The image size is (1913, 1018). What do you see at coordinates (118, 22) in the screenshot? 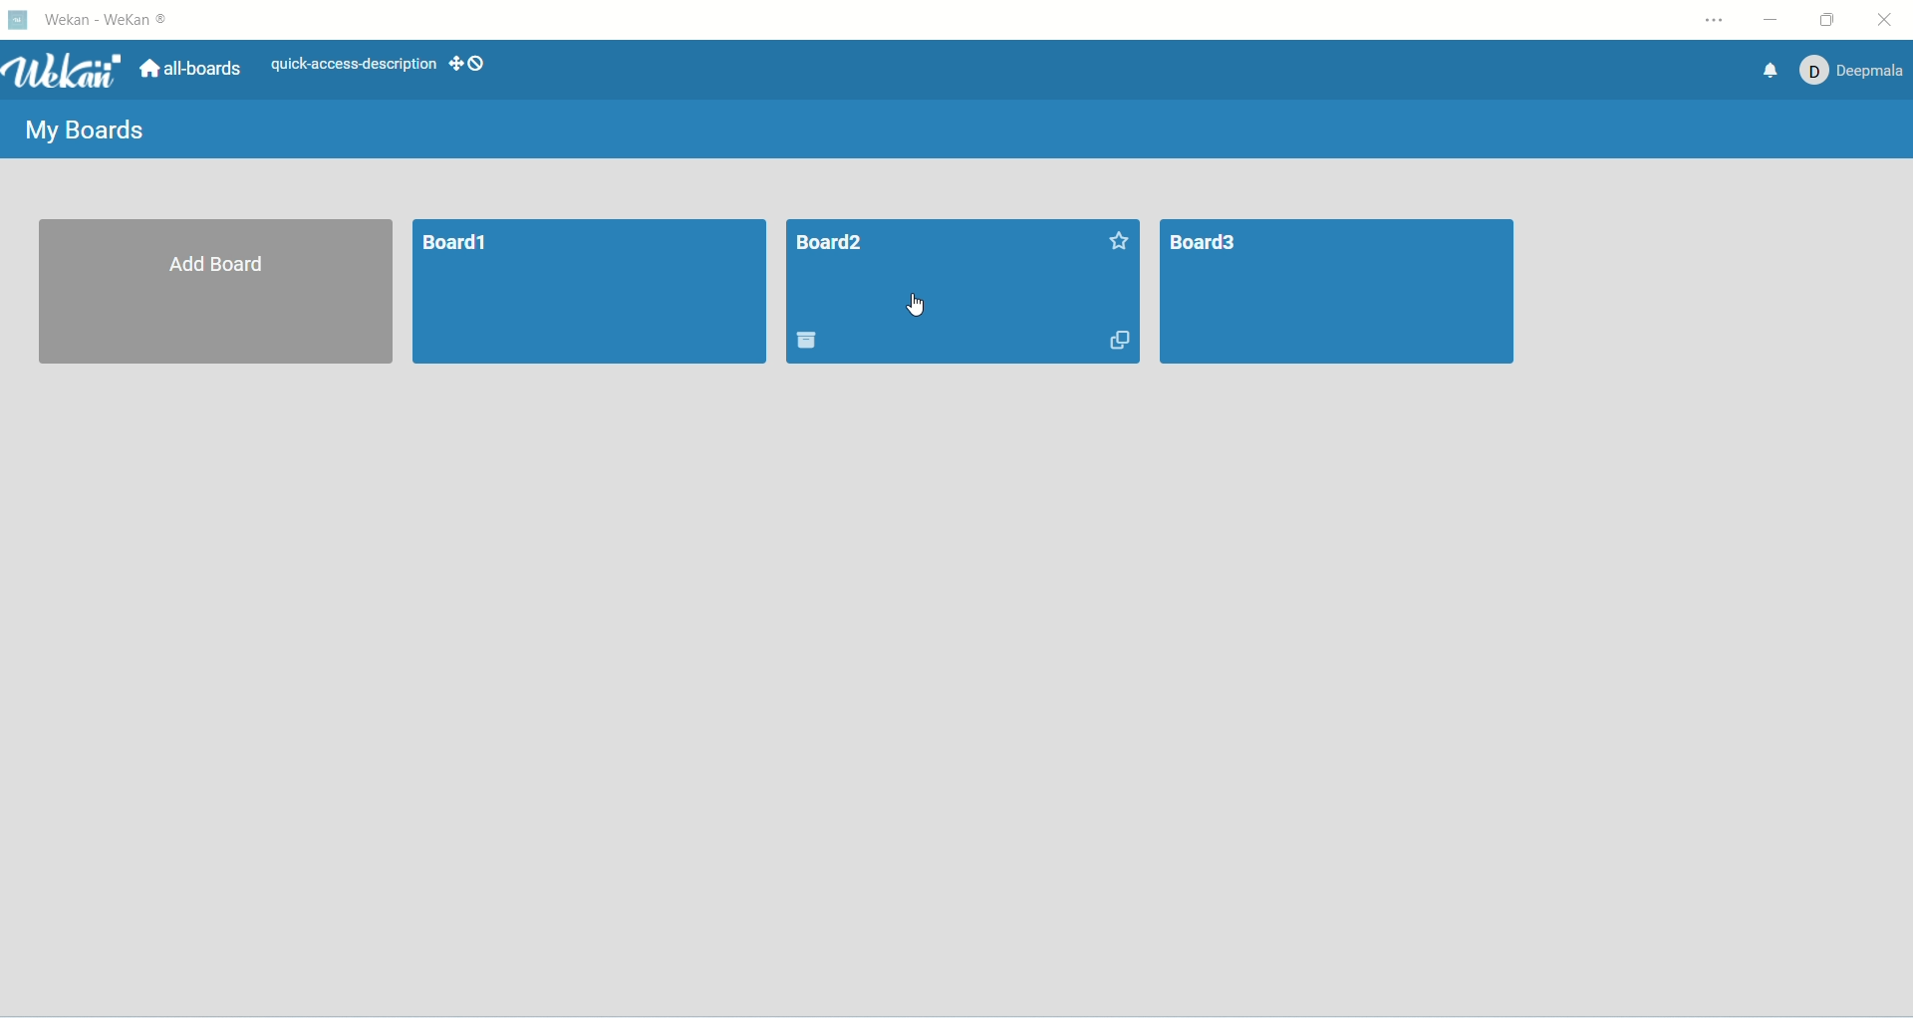
I see `wekan-wekan` at bounding box center [118, 22].